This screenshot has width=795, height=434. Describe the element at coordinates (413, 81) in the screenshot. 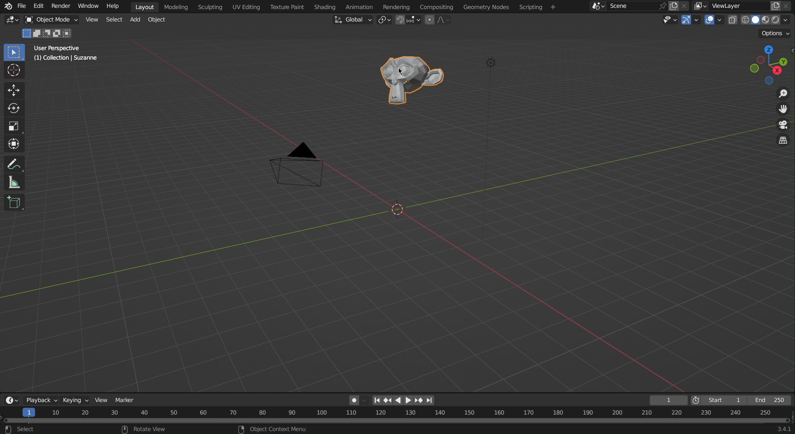

I see `Suzanne (selected)` at that location.